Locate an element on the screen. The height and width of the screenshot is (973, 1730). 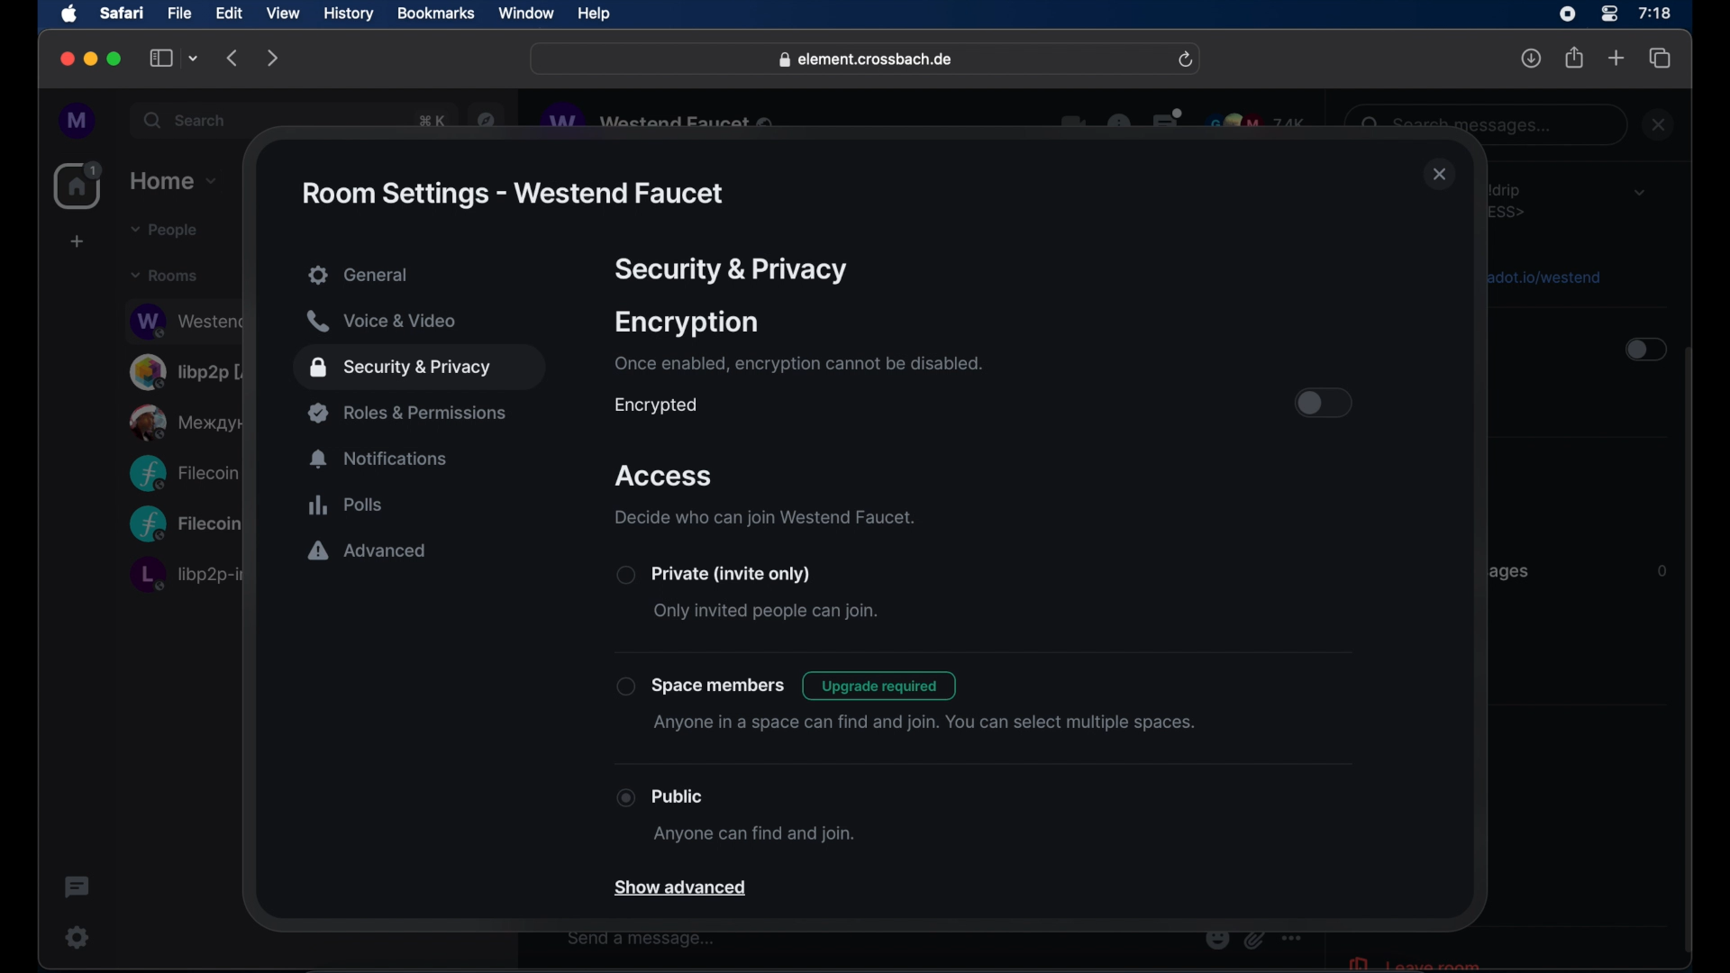
advanced is located at coordinates (368, 552).